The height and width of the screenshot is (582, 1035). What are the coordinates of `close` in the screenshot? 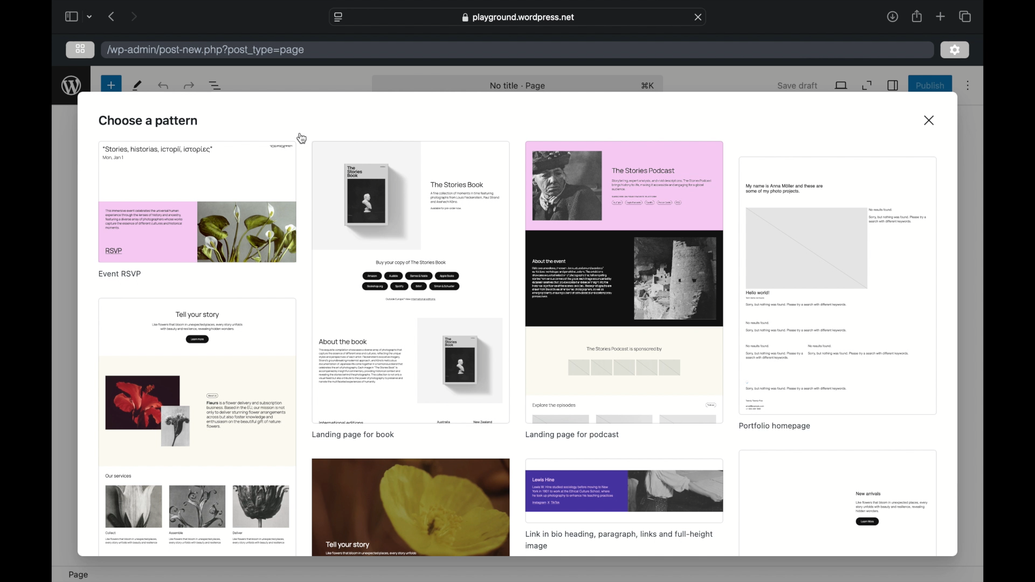 It's located at (699, 17).